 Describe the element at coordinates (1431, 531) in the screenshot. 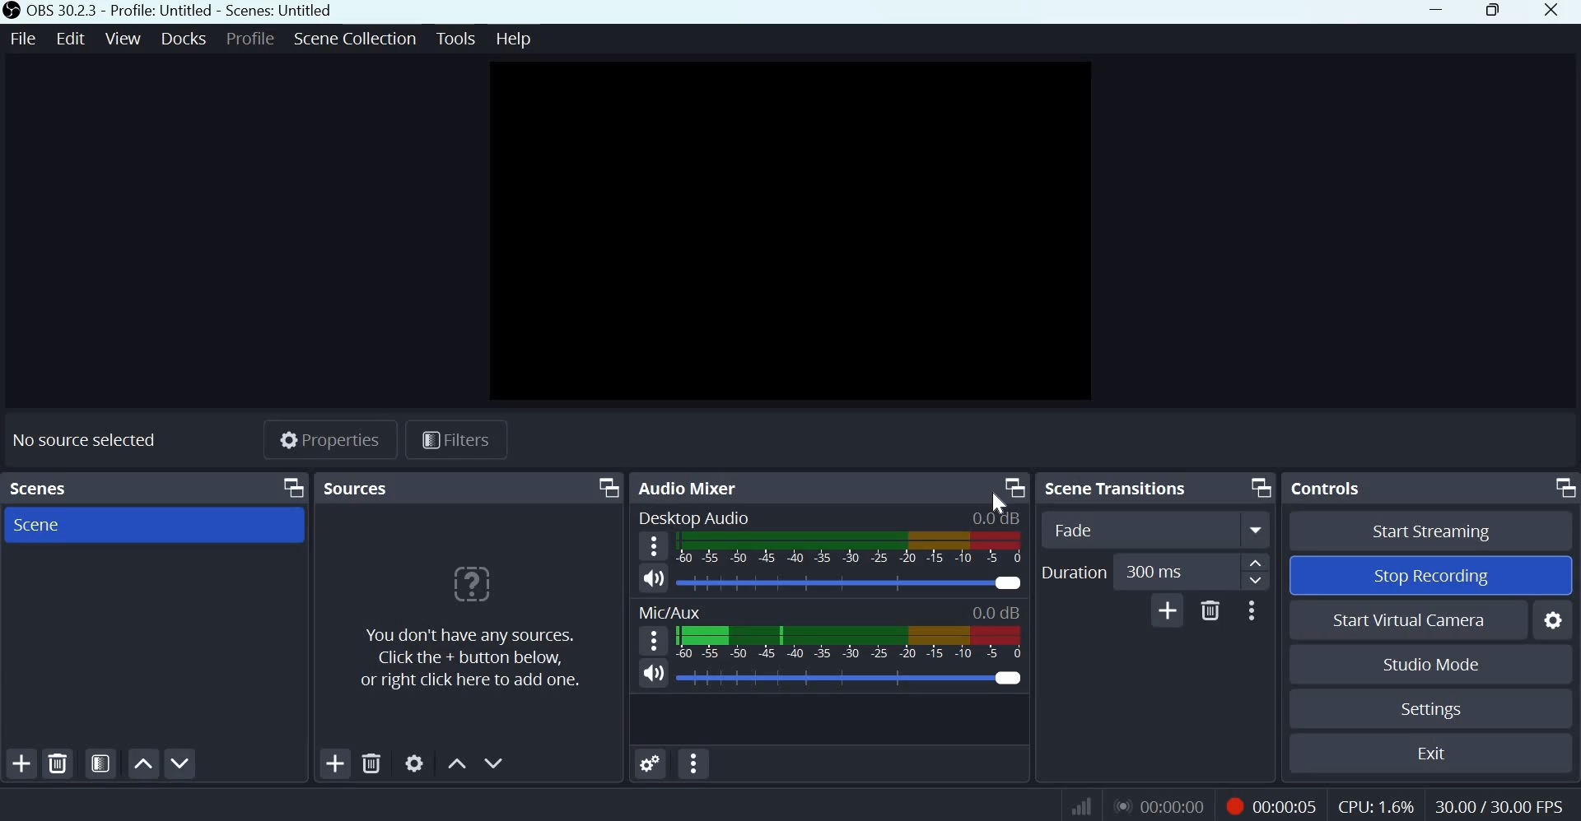

I see `Start Streaming` at that location.